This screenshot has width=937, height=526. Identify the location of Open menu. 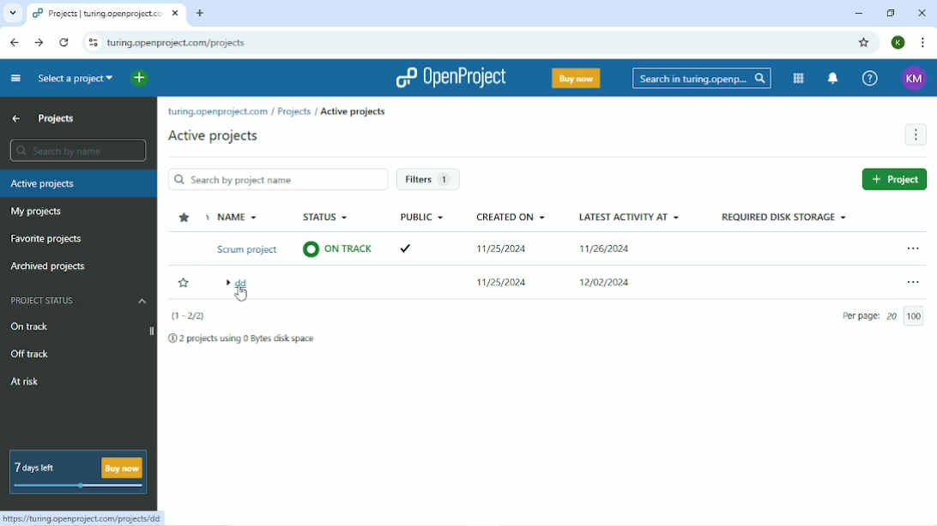
(909, 246).